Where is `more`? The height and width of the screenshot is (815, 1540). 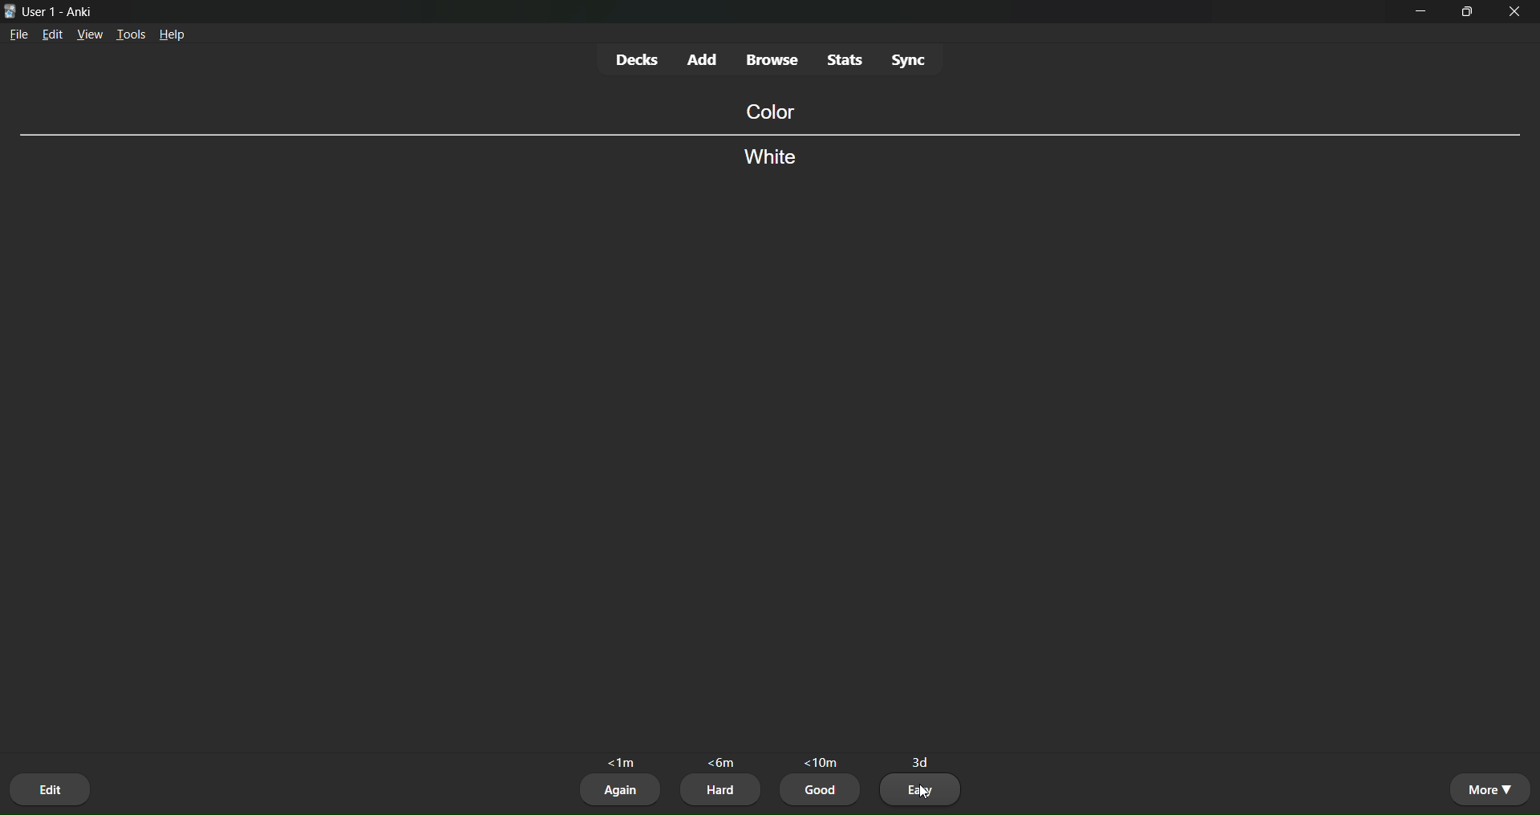
more is located at coordinates (1489, 789).